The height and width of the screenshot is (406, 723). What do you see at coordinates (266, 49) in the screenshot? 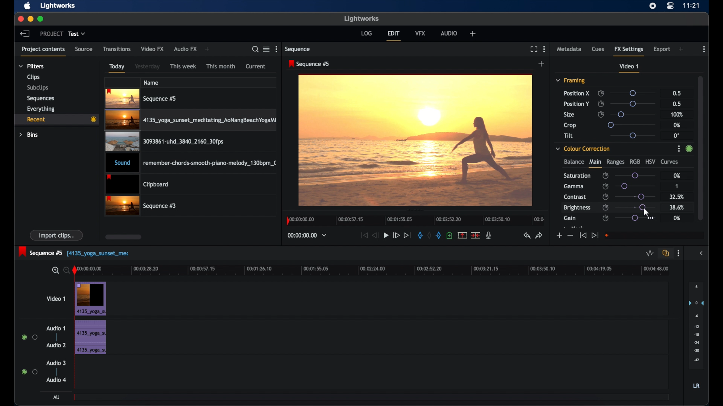
I see `toggle list or tile view` at bounding box center [266, 49].